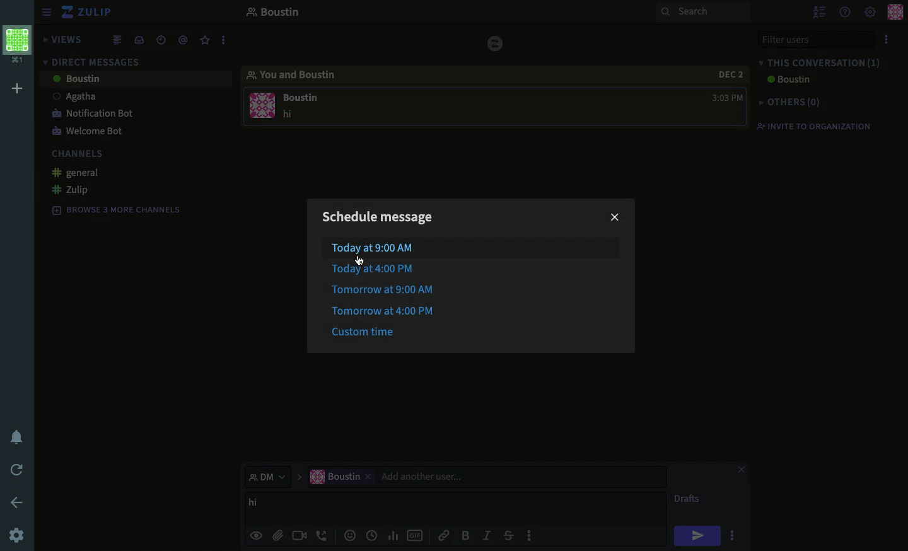 Image resolution: width=908 pixels, height=551 pixels. Describe the element at coordinates (358, 264) in the screenshot. I see `cursor` at that location.